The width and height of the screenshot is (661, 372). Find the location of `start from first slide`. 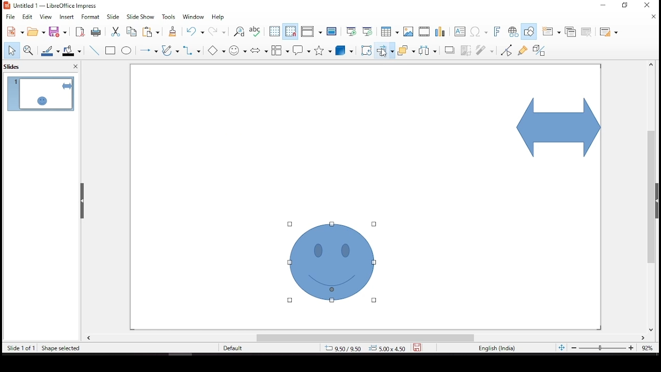

start from first slide is located at coordinates (351, 31).